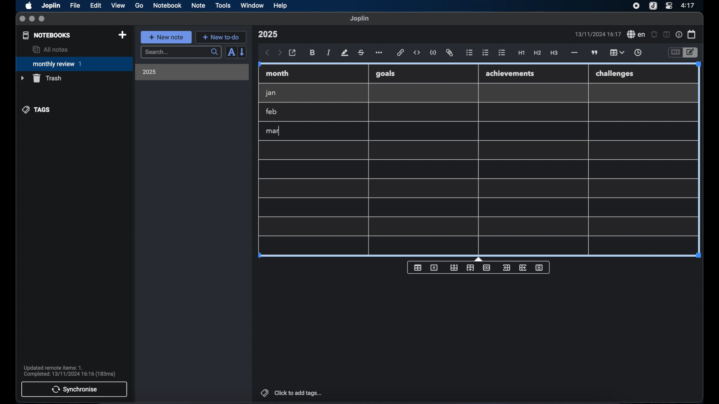 The width and height of the screenshot is (719, 404). I want to click on help, so click(281, 6).